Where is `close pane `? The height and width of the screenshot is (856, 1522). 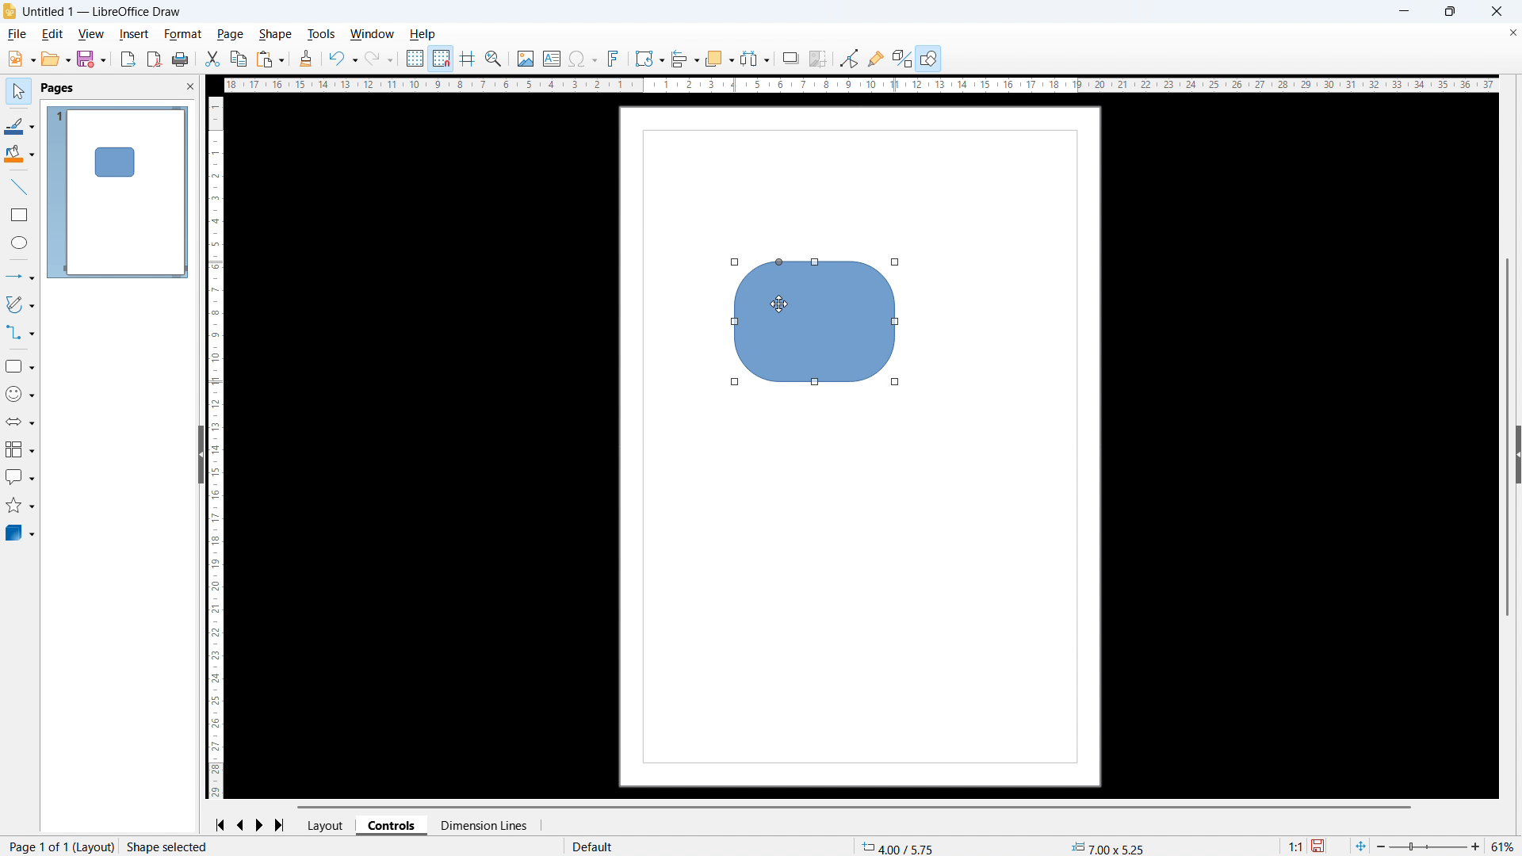
close pane  is located at coordinates (190, 86).